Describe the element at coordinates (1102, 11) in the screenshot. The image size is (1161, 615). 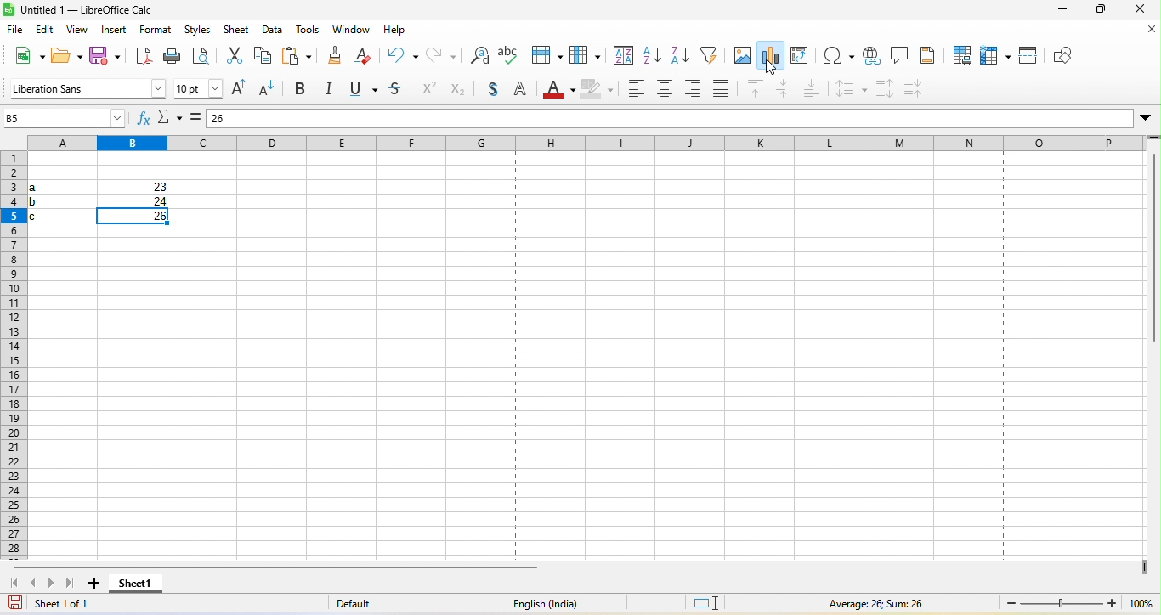
I see `maximize` at that location.